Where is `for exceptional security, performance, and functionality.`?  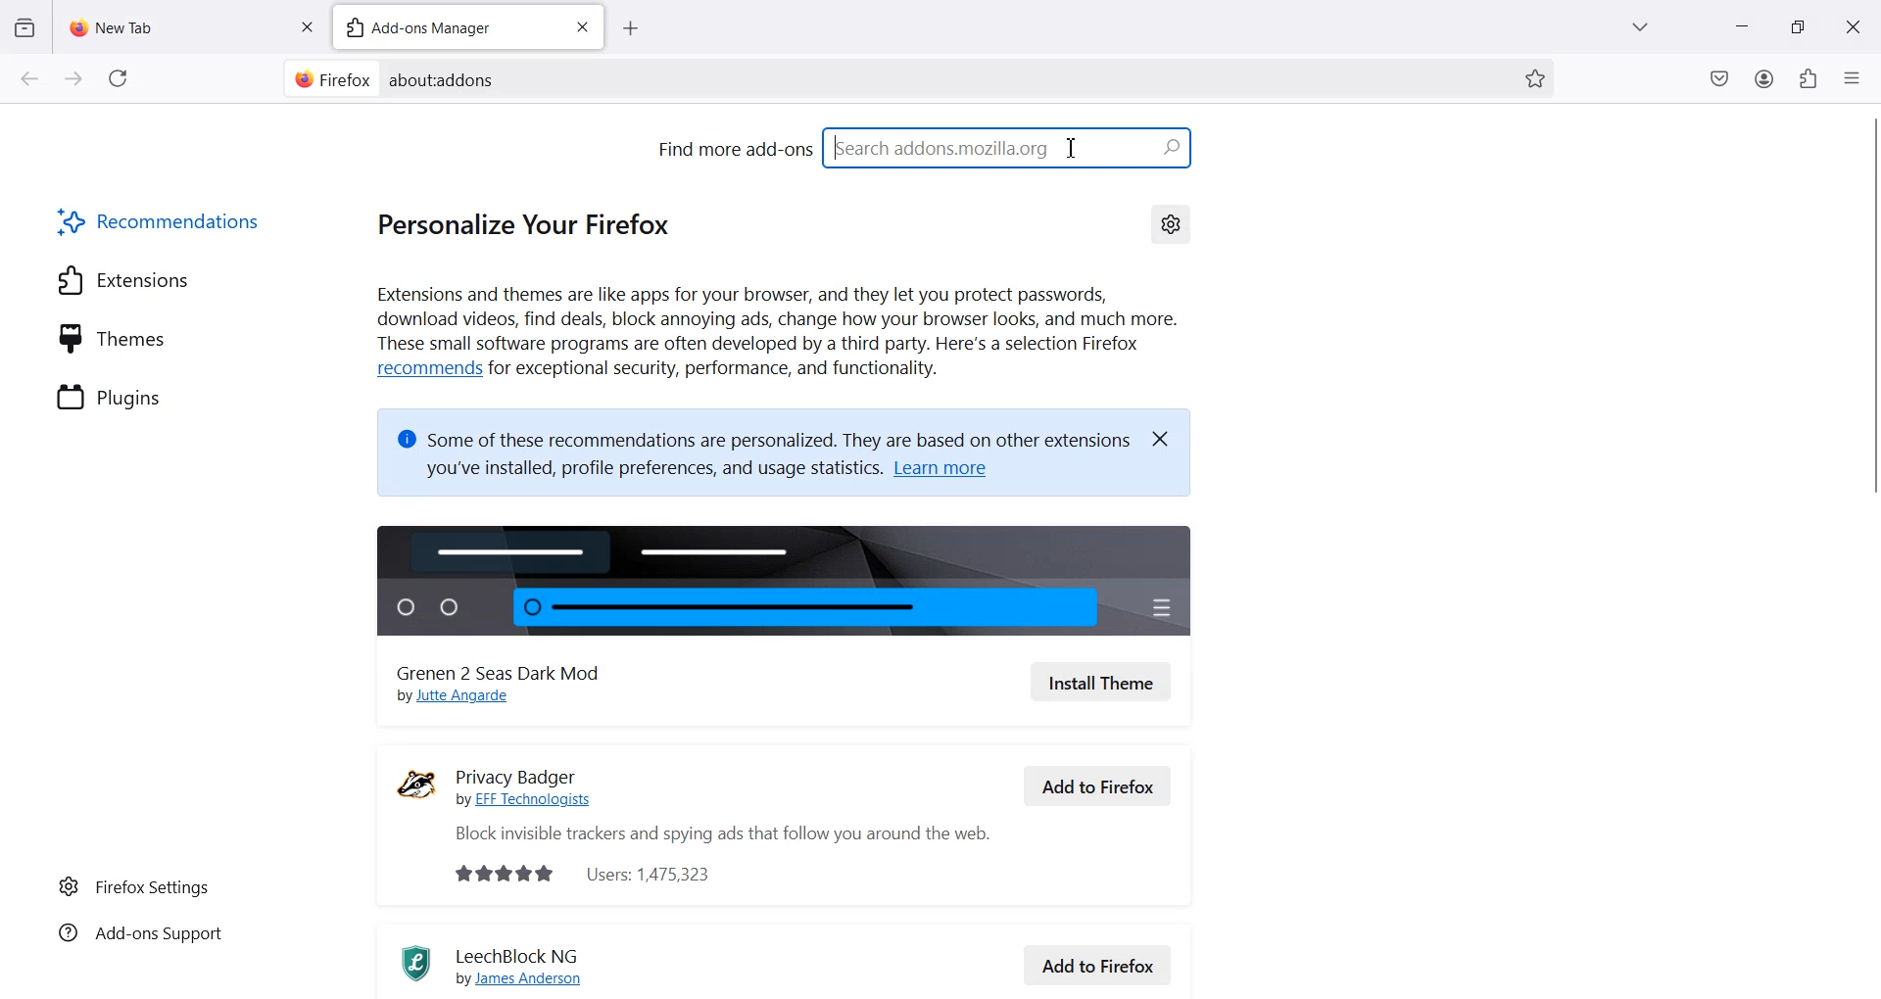 for exceptional security, performance, and functionality. is located at coordinates (728, 372).